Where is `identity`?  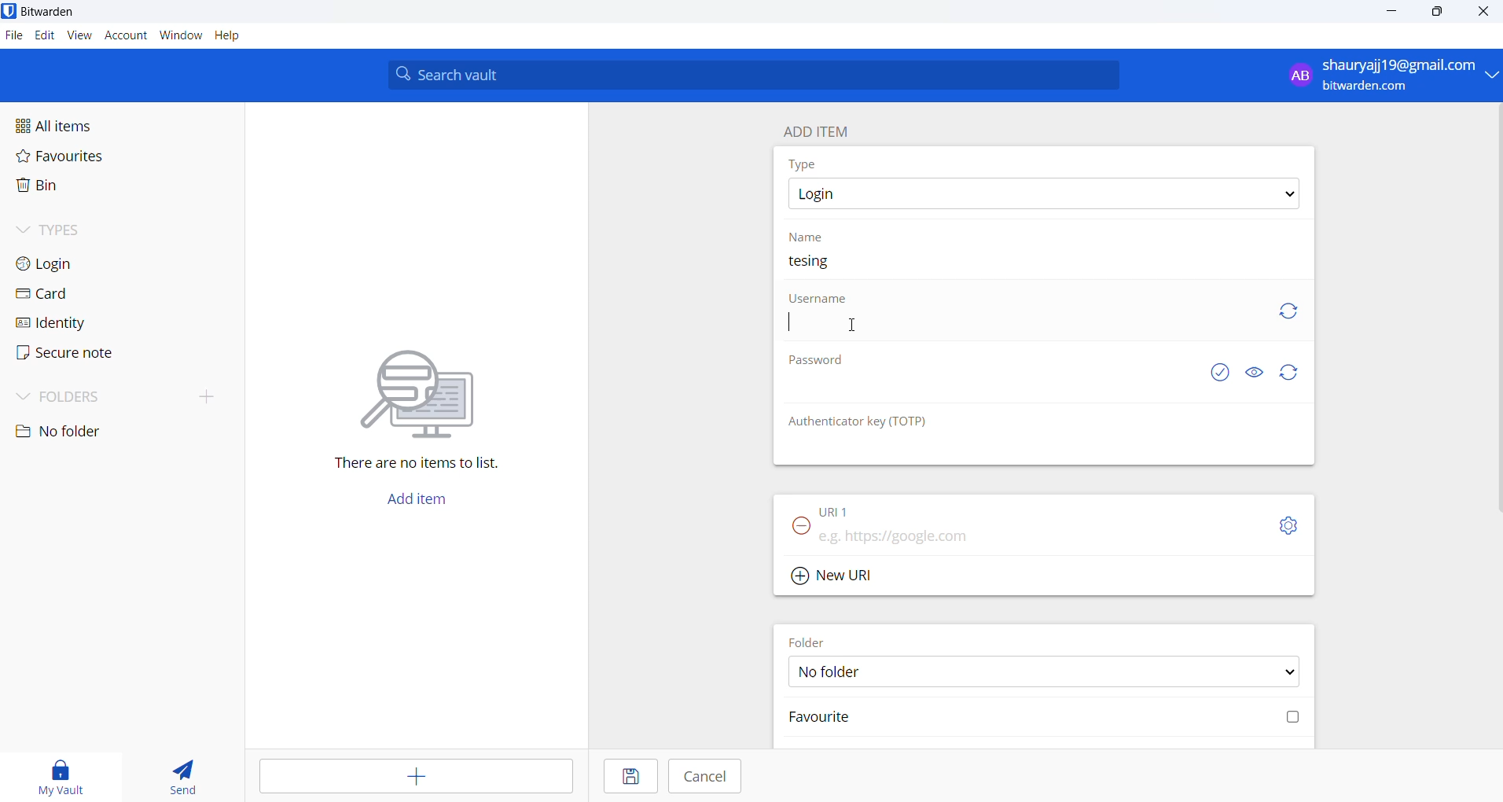
identity is located at coordinates (60, 322).